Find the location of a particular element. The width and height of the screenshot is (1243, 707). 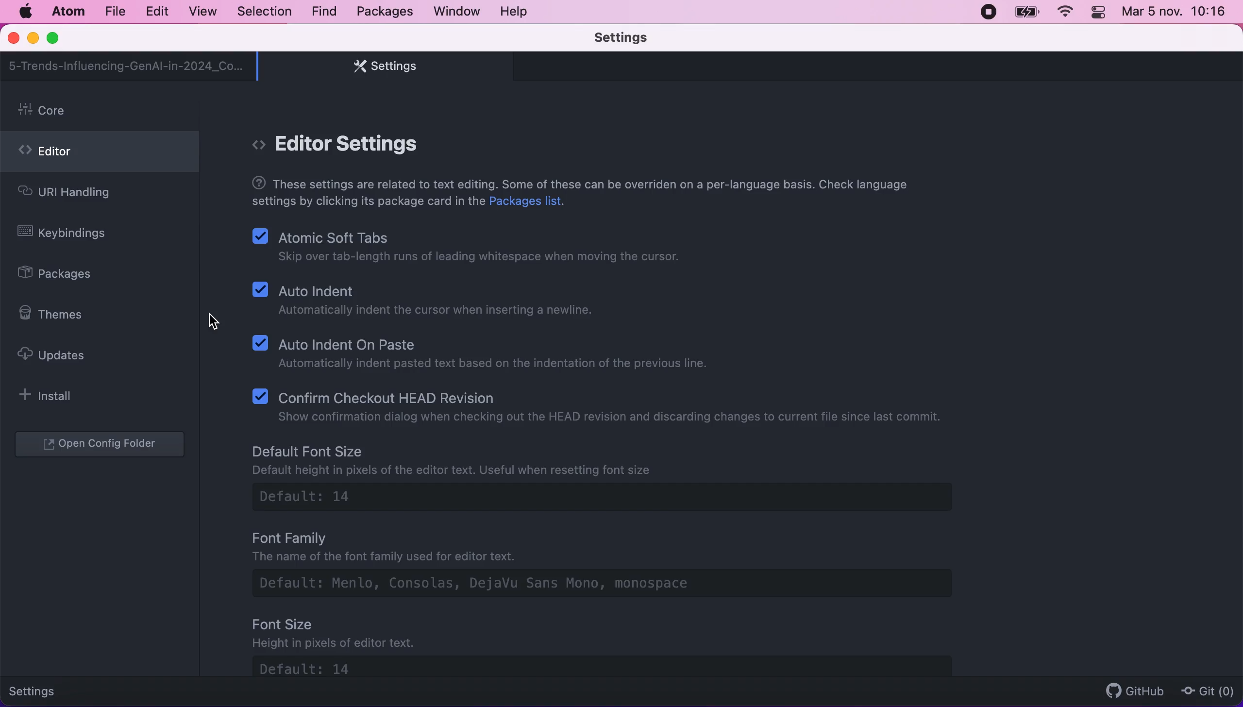

editor settings is located at coordinates (353, 144).